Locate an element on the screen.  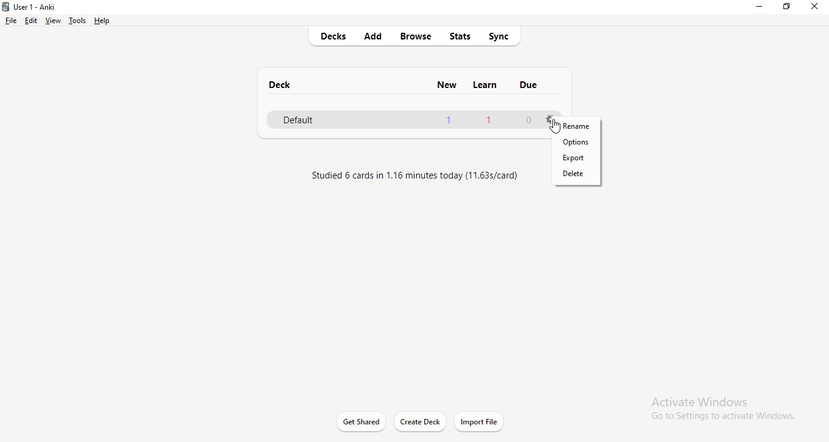
text 1 is located at coordinates (411, 175).